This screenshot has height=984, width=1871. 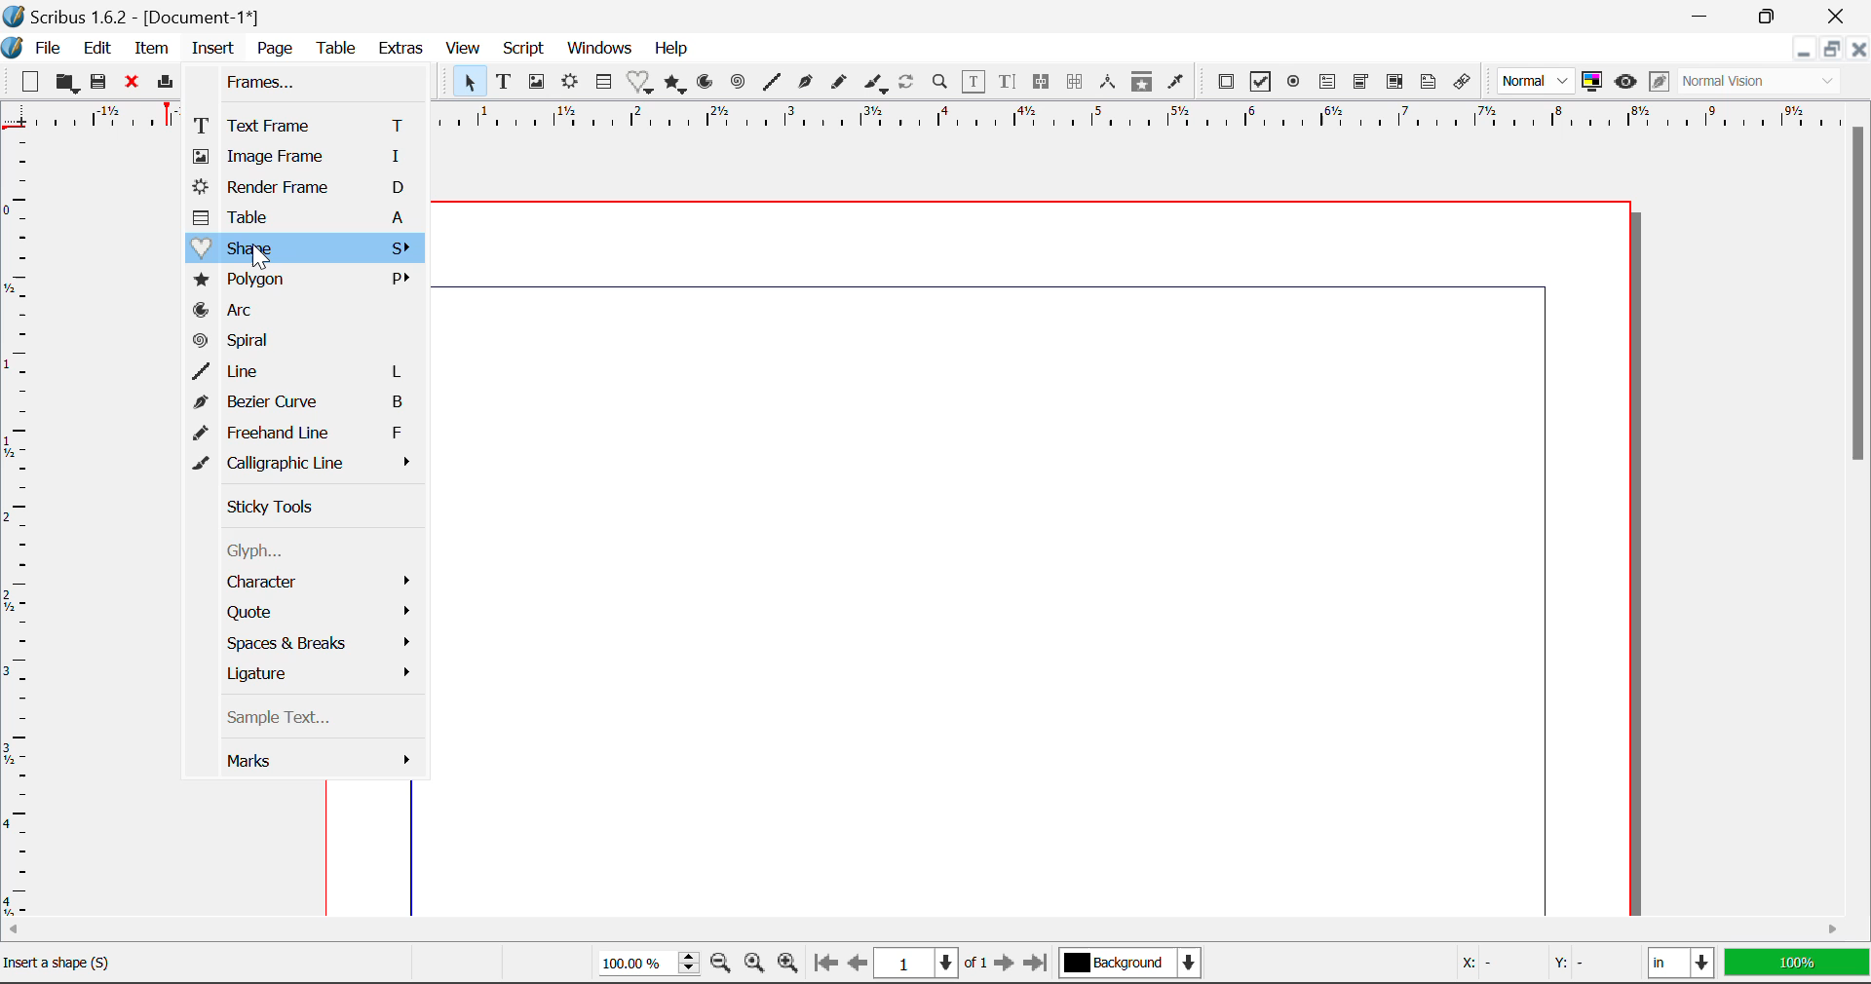 I want to click on Table, so click(x=339, y=48).